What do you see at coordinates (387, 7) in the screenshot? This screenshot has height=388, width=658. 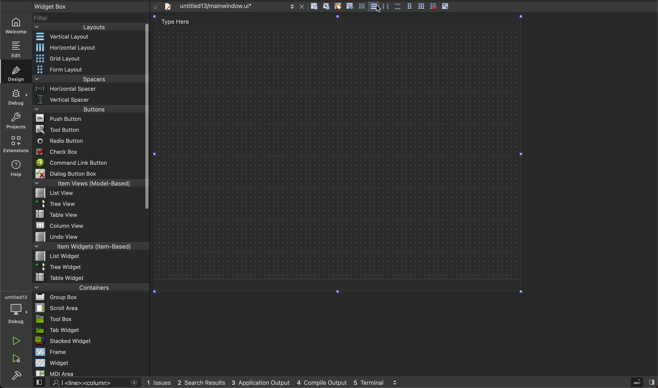 I see `vertical splitter` at bounding box center [387, 7].